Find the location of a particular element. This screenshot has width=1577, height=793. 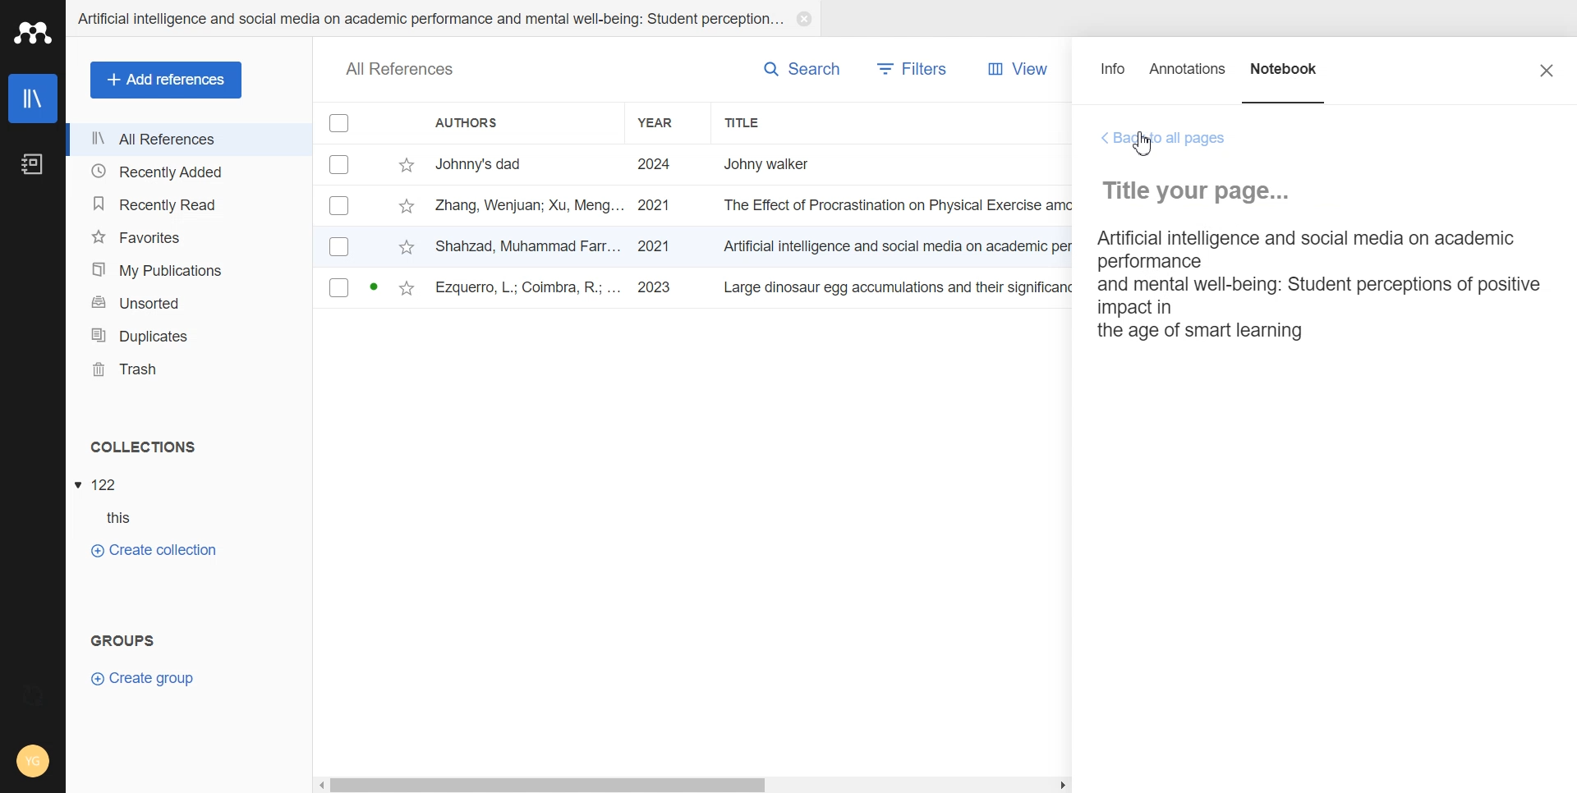

Close is located at coordinates (803, 19).